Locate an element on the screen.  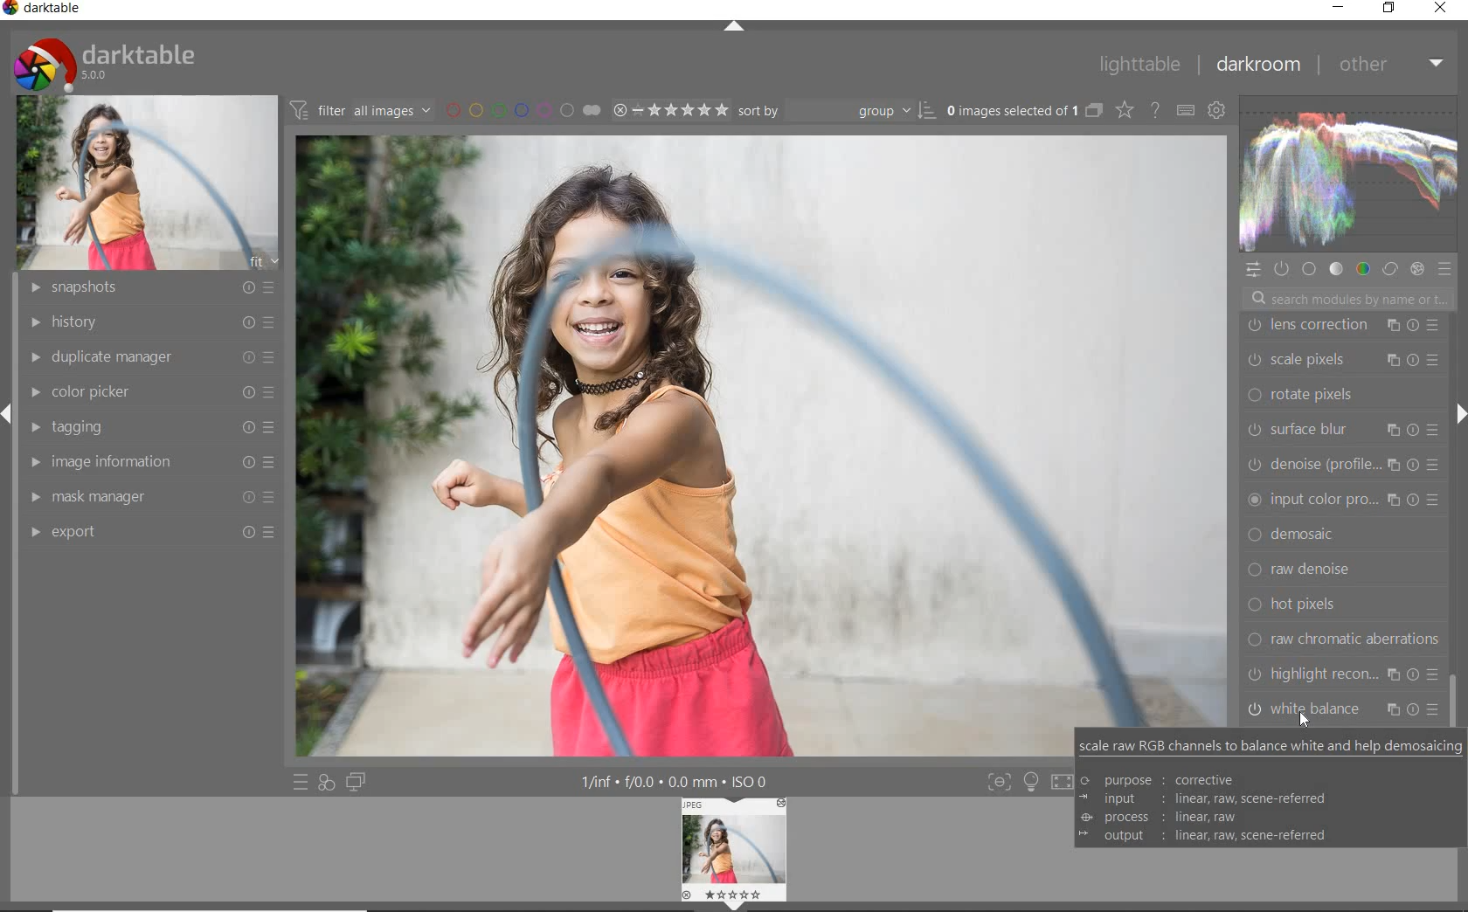
tone is located at coordinates (1336, 268).